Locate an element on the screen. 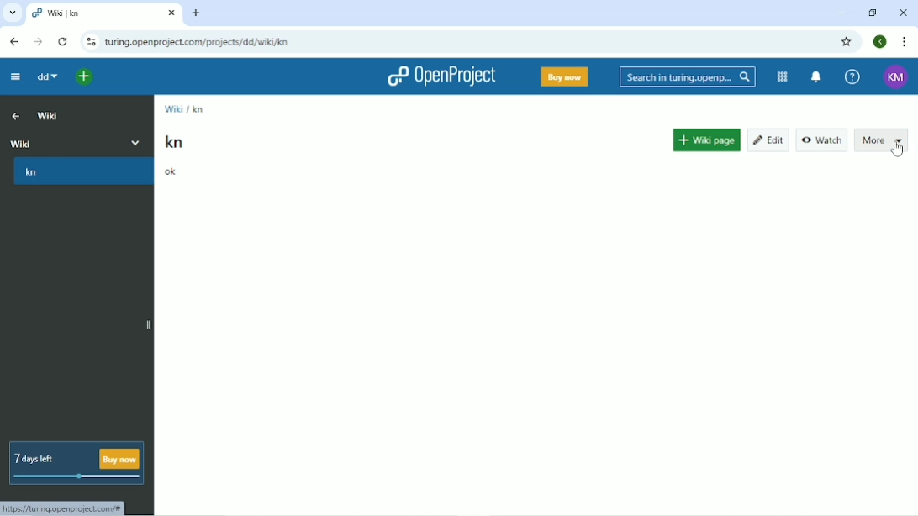 The height and width of the screenshot is (516, 918). Link is located at coordinates (67, 506).